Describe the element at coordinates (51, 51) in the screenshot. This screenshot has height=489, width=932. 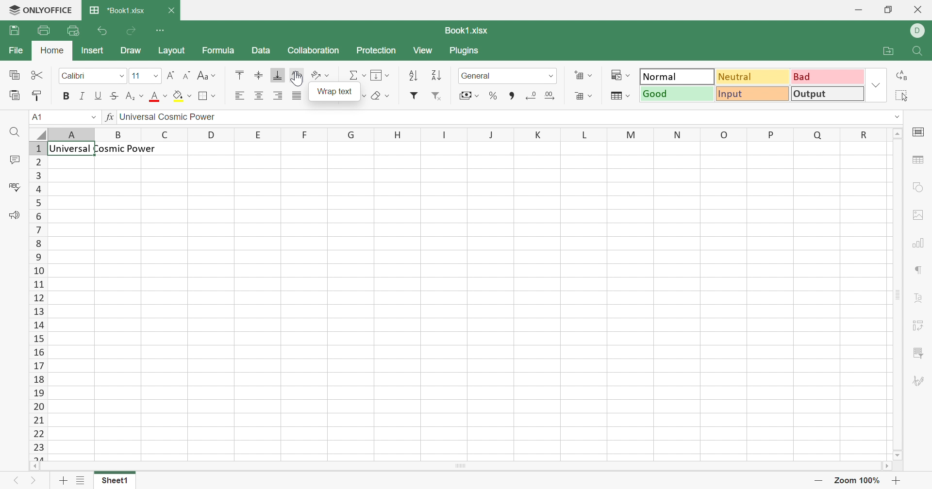
I see `Home` at that location.